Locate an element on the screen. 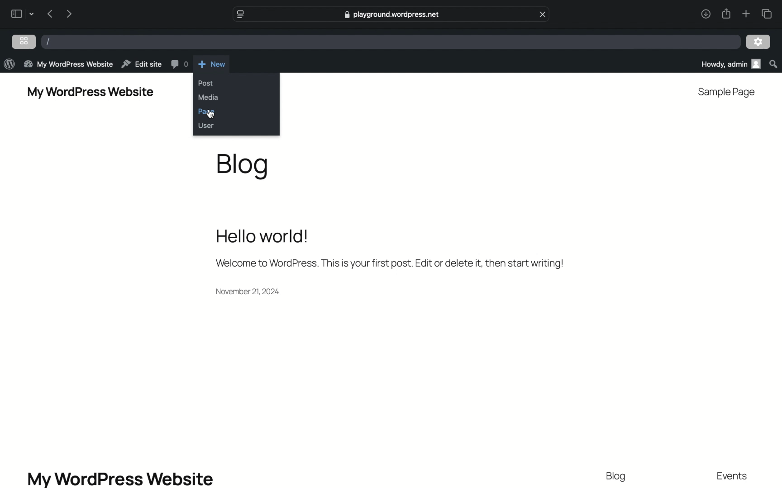 This screenshot has width=782, height=488. edit site is located at coordinates (141, 64).